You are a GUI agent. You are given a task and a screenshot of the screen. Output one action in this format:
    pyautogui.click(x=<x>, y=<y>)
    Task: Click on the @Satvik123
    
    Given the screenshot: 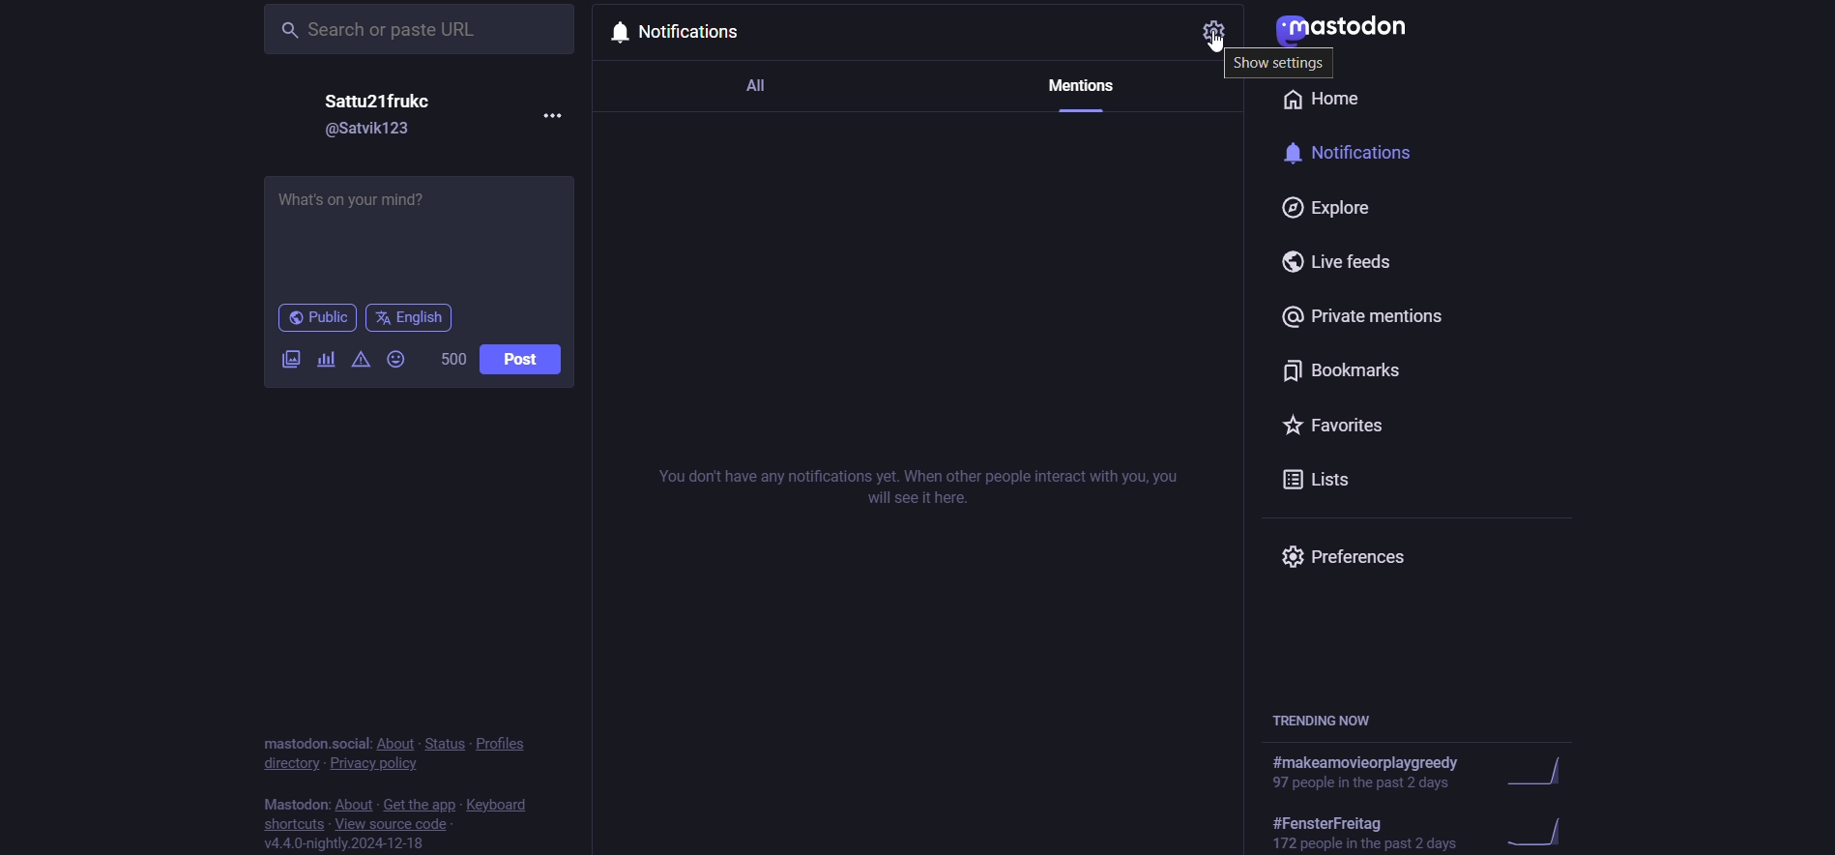 What is the action you would take?
    pyautogui.click(x=371, y=133)
    